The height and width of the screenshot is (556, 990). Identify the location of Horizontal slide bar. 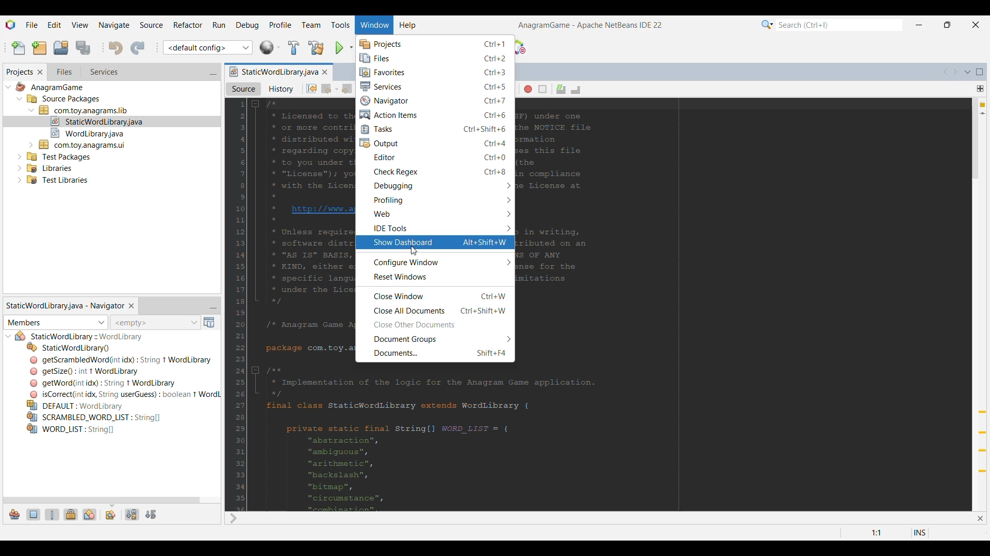
(102, 500).